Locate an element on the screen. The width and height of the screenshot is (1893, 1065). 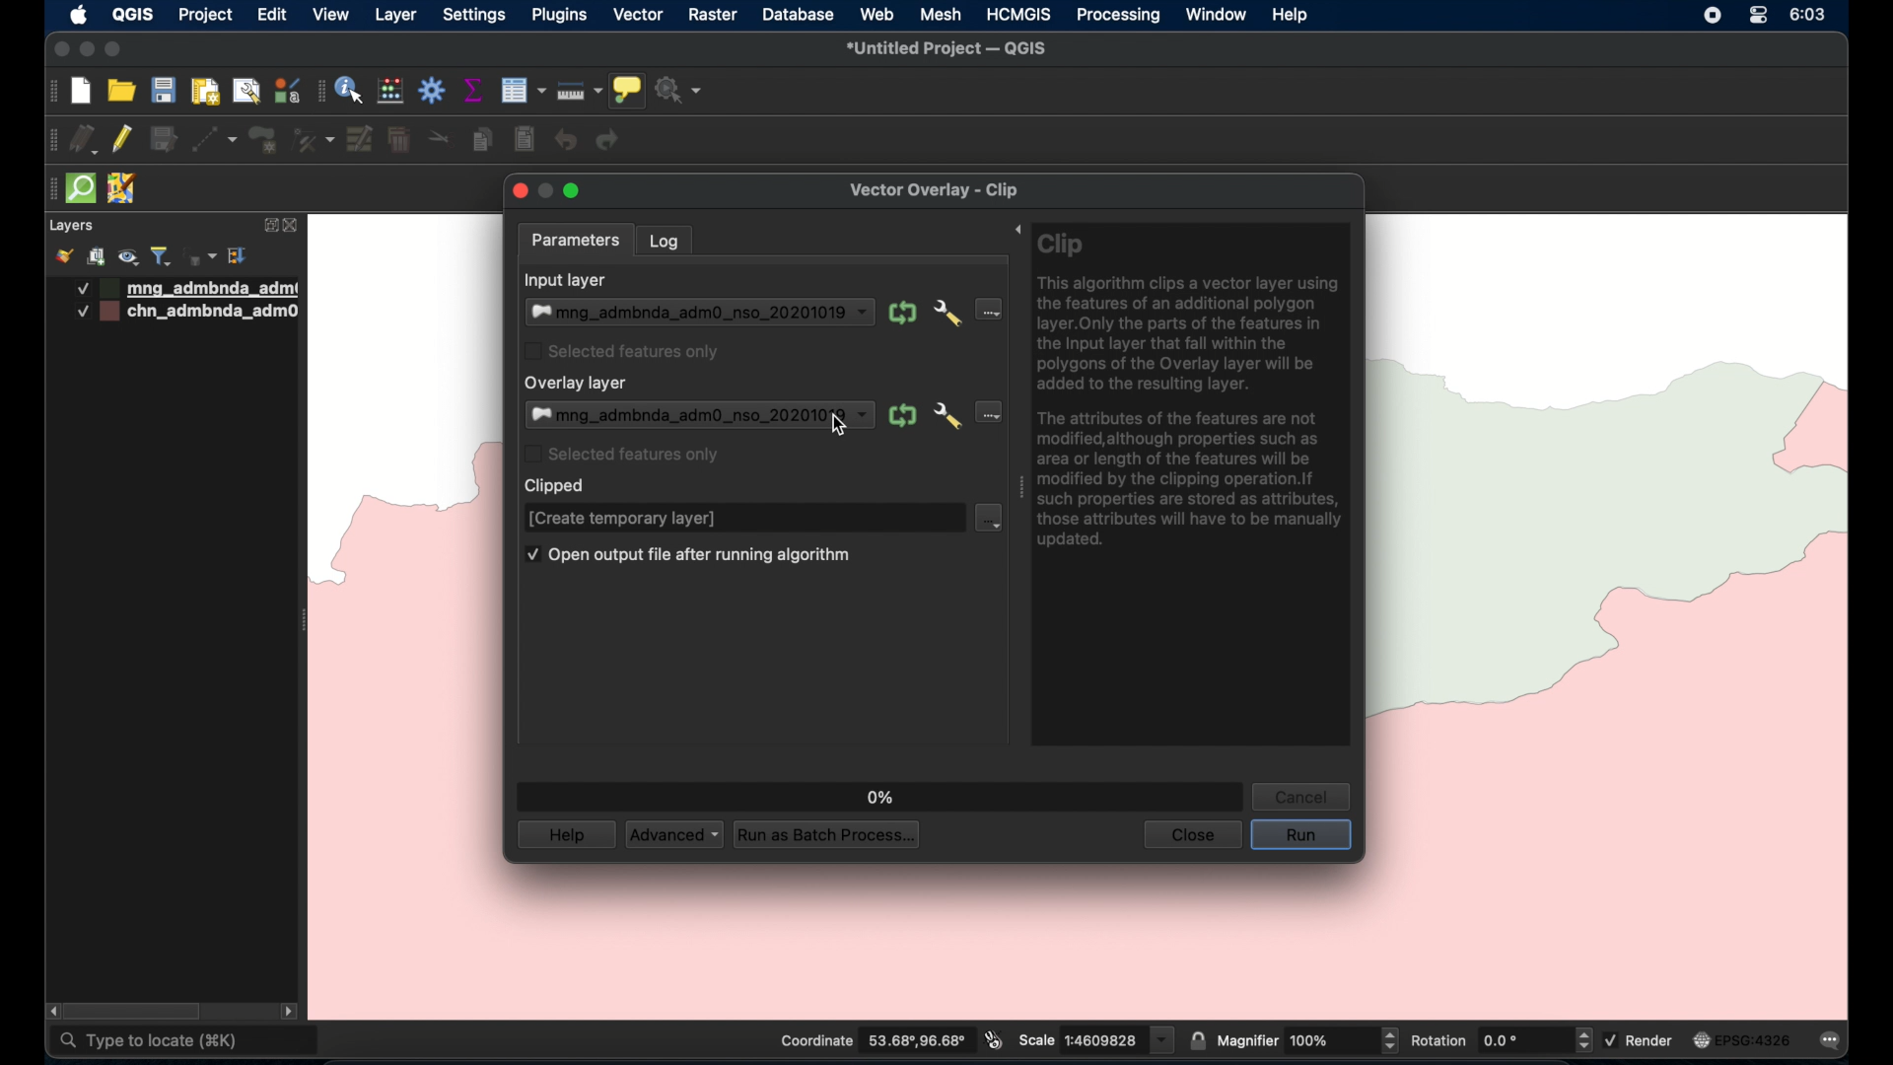
type to locate is located at coordinates (186, 1042).